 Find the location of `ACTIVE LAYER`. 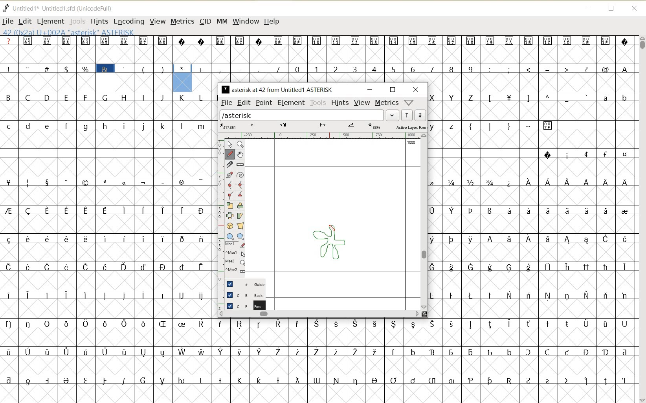

ACTIVE LAYER is located at coordinates (323, 126).